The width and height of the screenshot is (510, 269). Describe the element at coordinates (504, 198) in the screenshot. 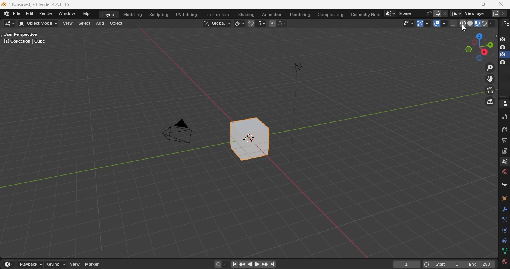

I see `Full screen` at that location.